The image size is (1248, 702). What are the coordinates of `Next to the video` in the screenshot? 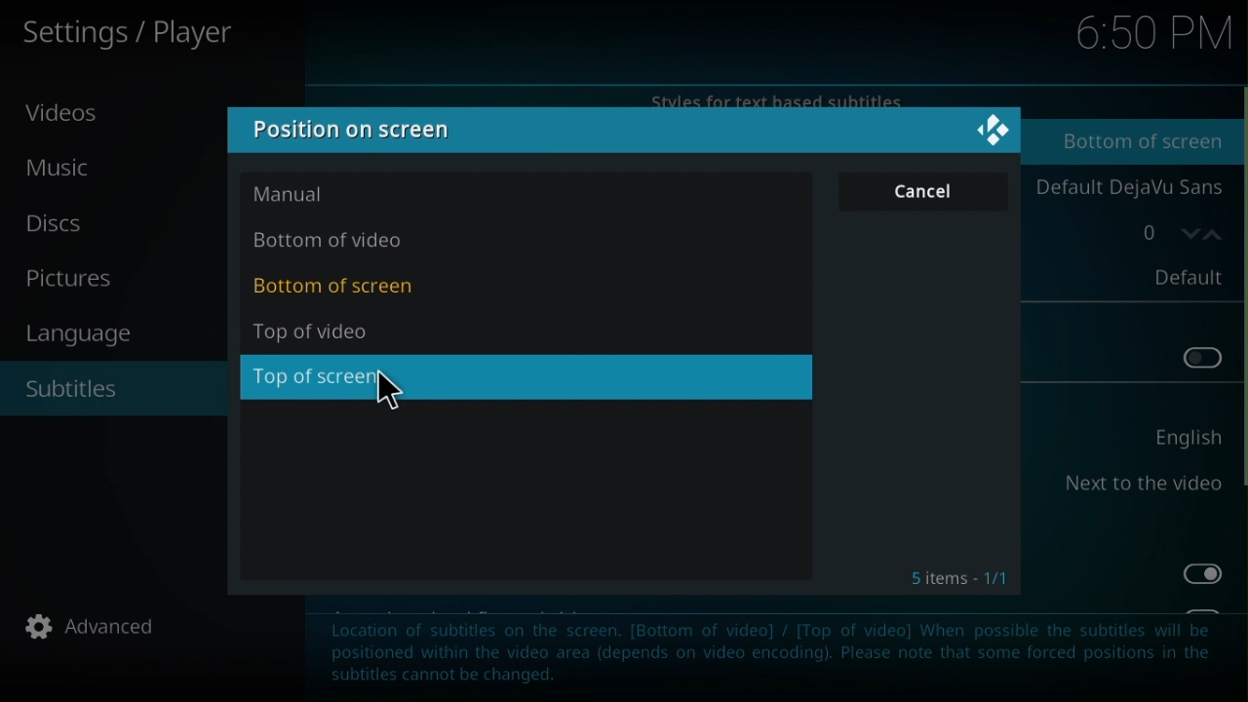 It's located at (1141, 485).